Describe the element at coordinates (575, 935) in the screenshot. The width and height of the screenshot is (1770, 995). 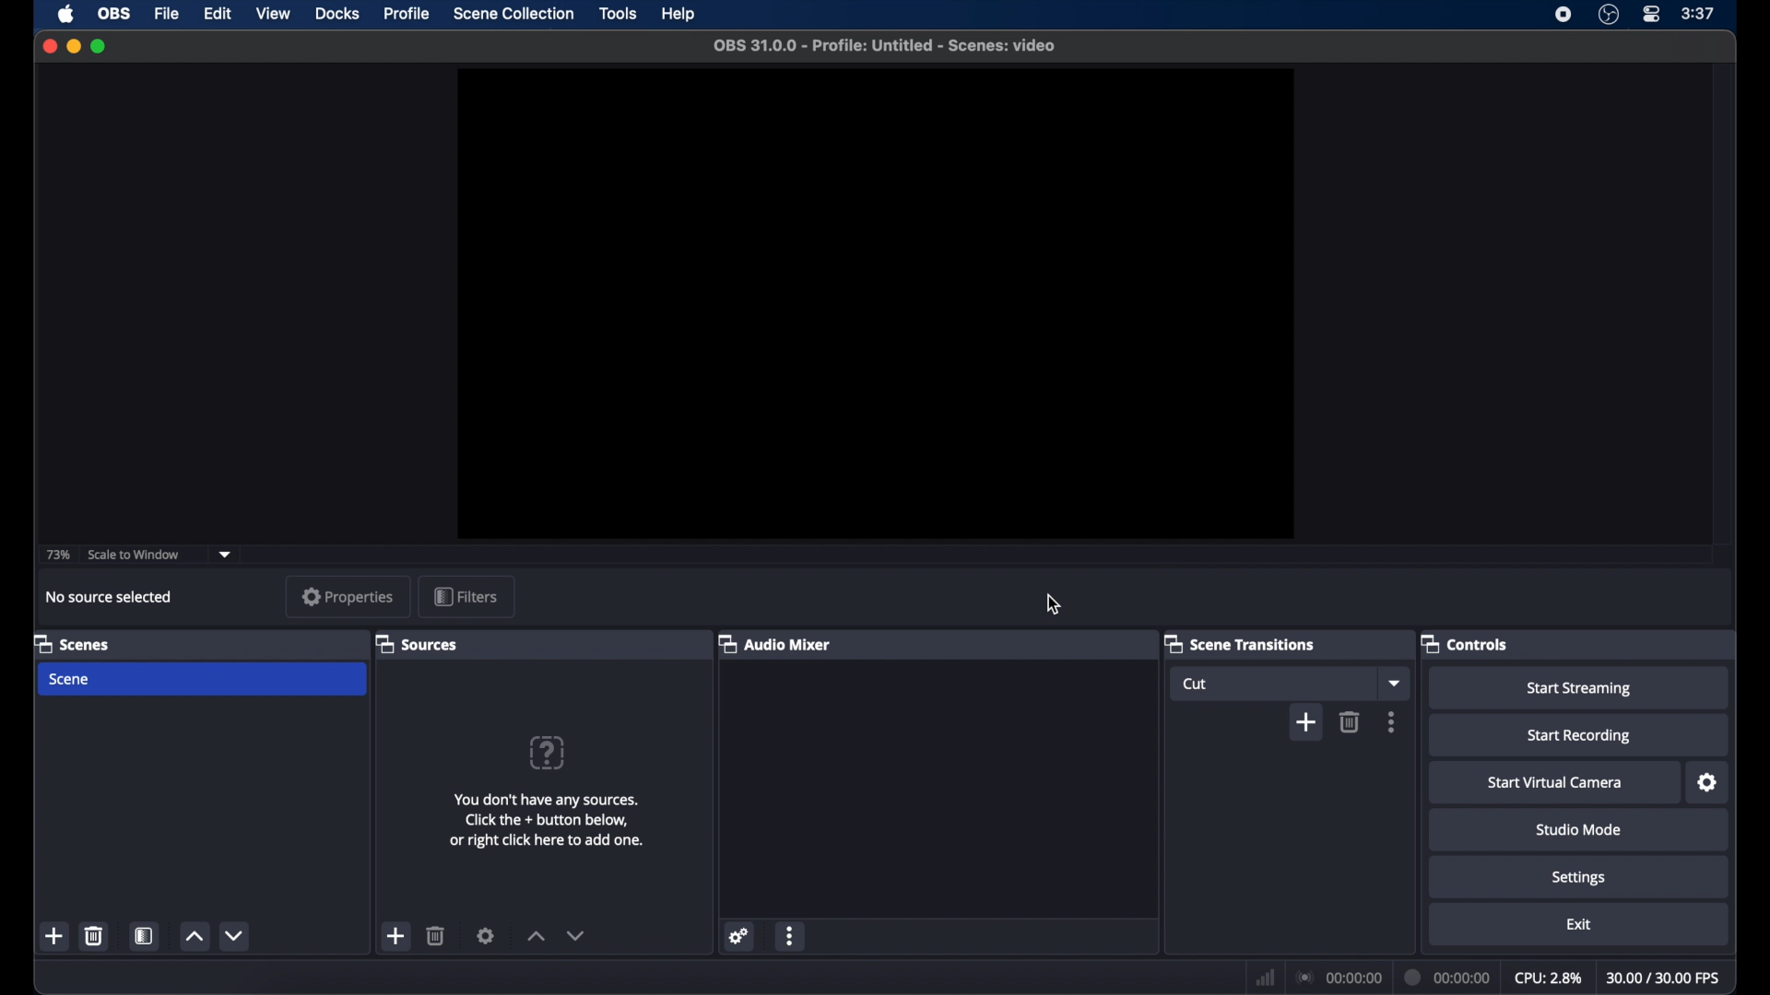
I see `decrement` at that location.